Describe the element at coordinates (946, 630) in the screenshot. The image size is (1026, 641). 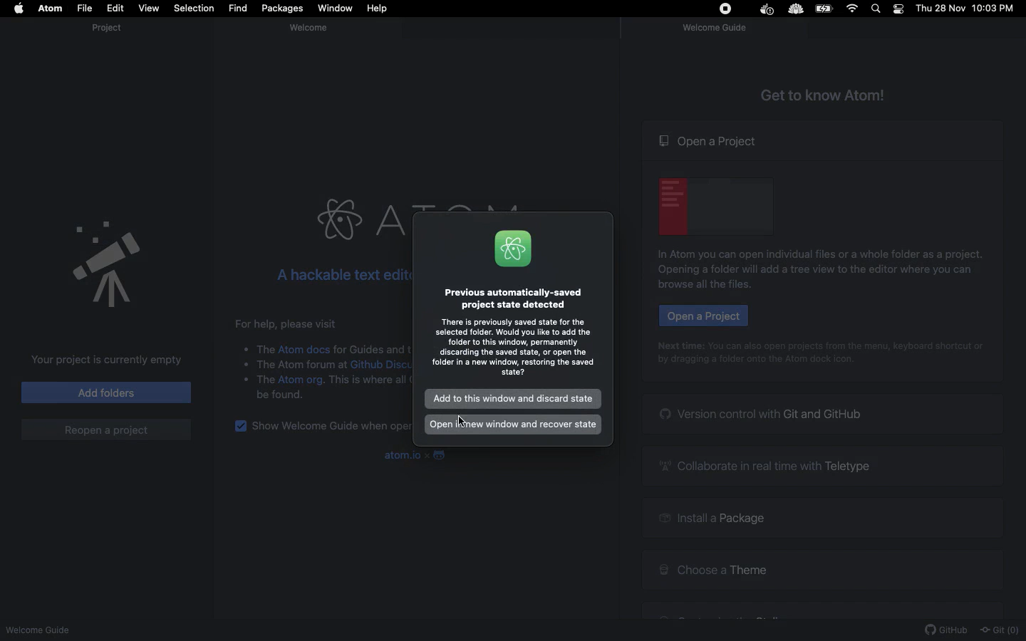
I see `GitHub` at that location.